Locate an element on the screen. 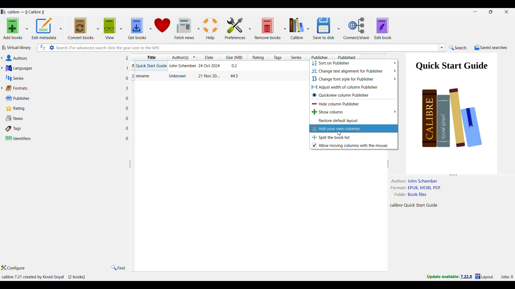  Layout settings is located at coordinates (484, 276).